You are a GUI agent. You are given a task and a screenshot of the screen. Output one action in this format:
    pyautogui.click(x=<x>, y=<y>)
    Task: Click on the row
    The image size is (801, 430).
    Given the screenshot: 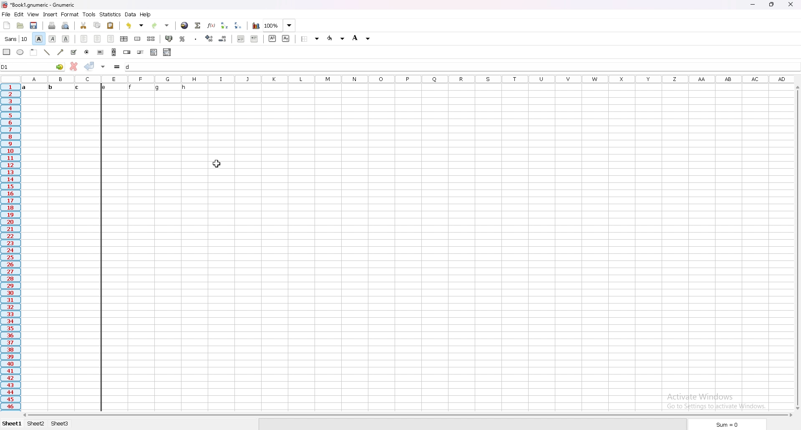 What is the action you would take?
    pyautogui.click(x=10, y=248)
    